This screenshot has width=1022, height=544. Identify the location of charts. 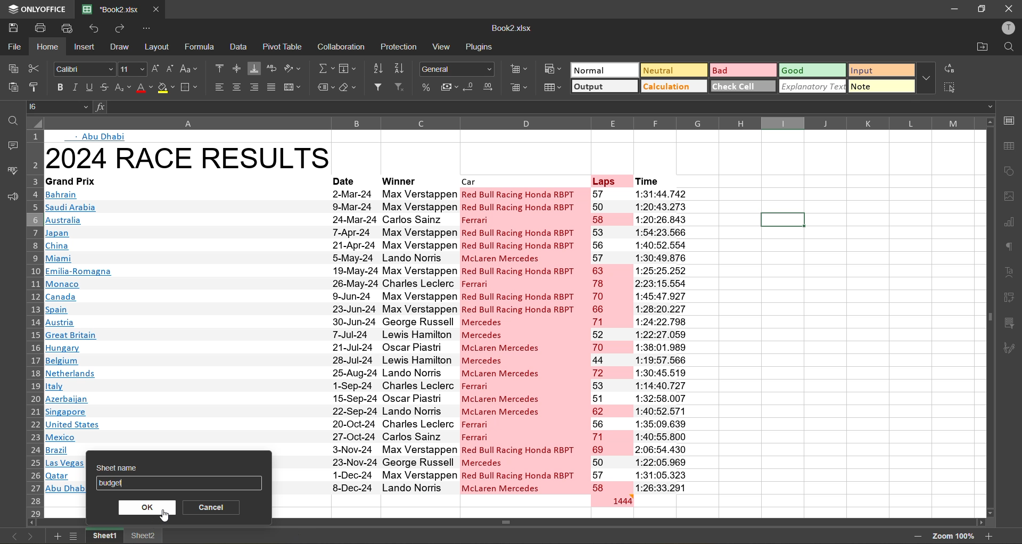
(1012, 224).